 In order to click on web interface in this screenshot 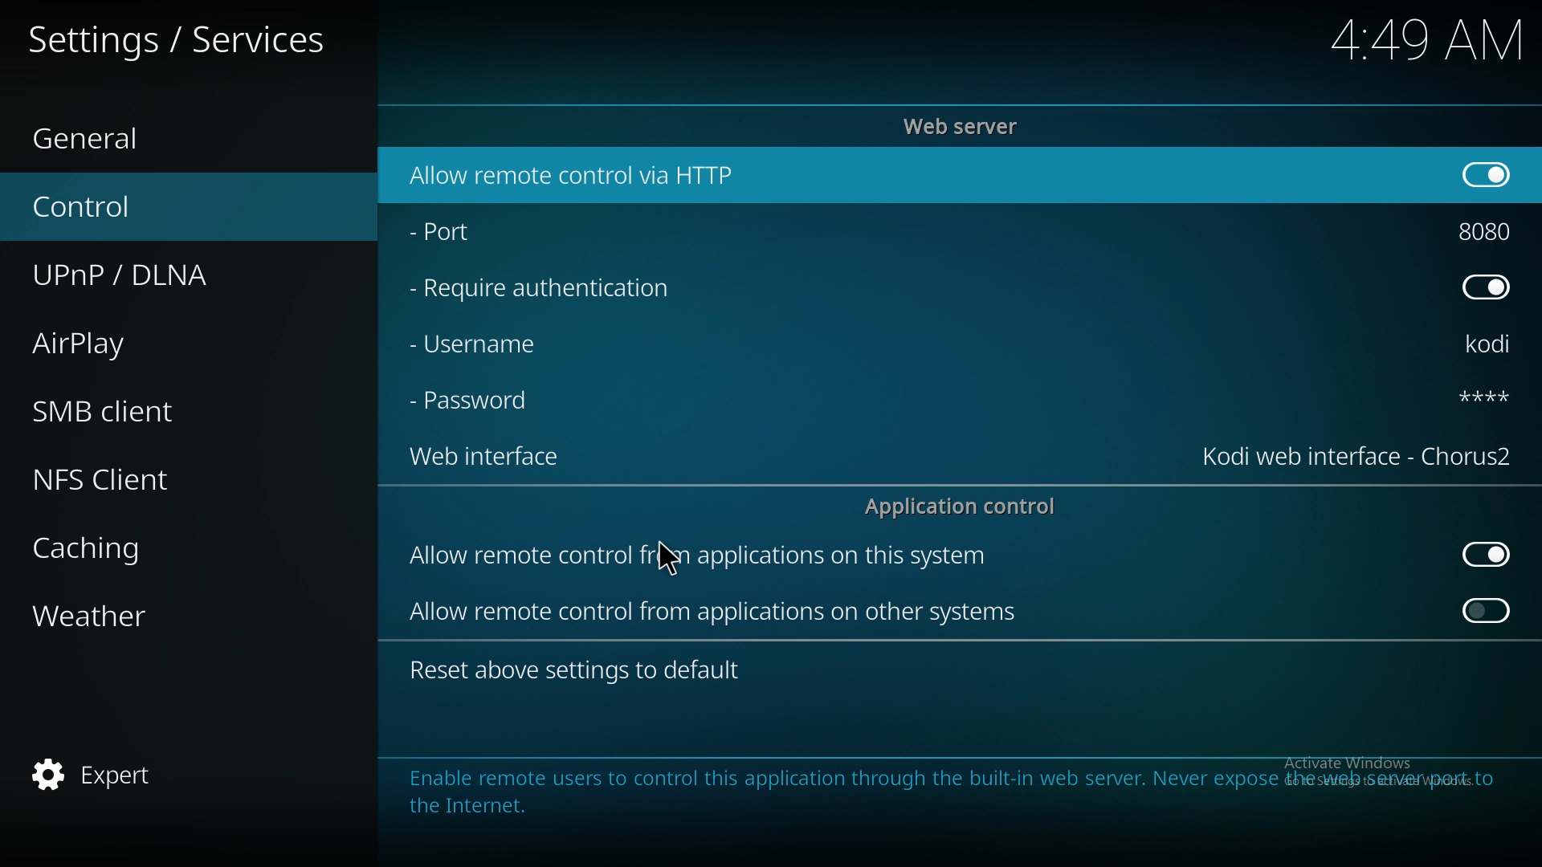, I will do `click(484, 459)`.